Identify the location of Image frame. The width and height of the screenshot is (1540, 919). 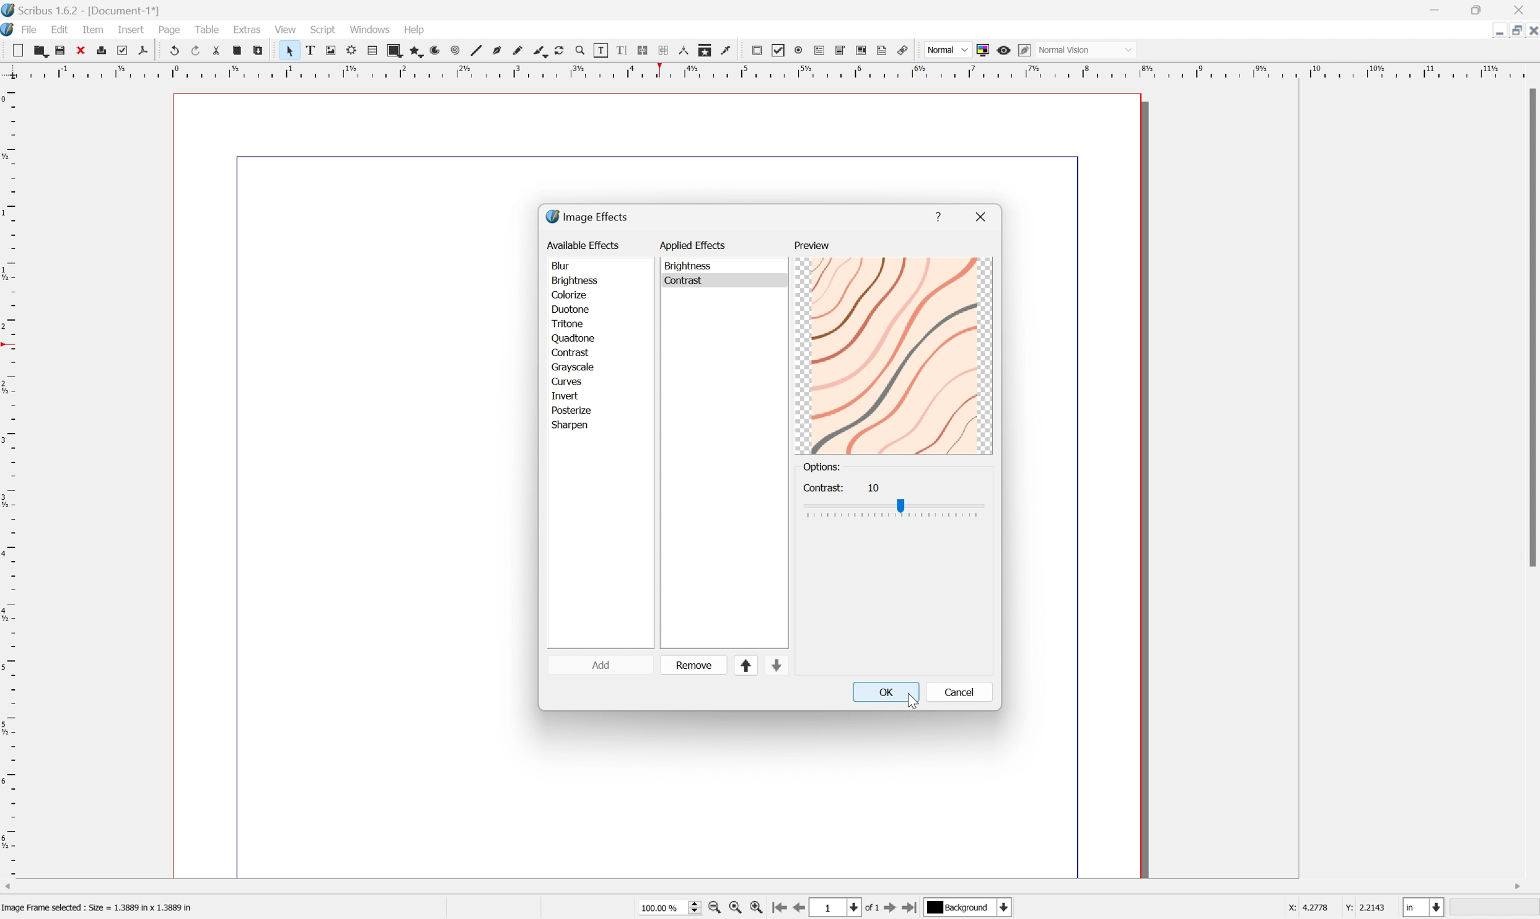
(329, 48).